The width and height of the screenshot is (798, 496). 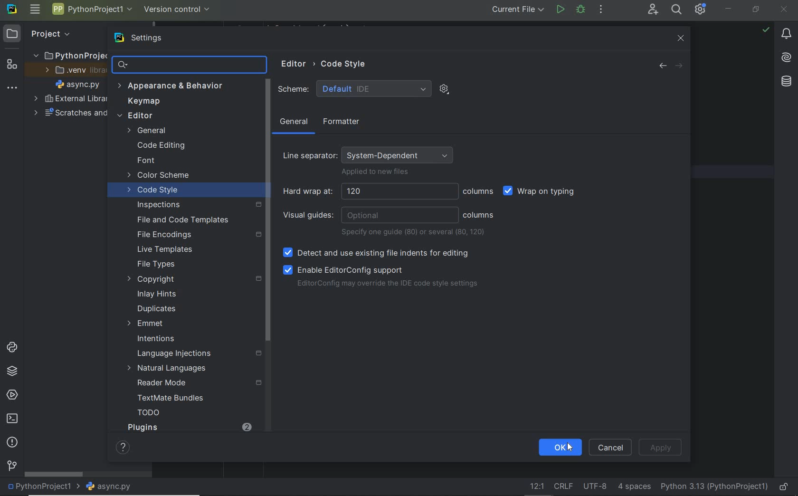 What do you see at coordinates (560, 9) in the screenshot?
I see `run` at bounding box center [560, 9].